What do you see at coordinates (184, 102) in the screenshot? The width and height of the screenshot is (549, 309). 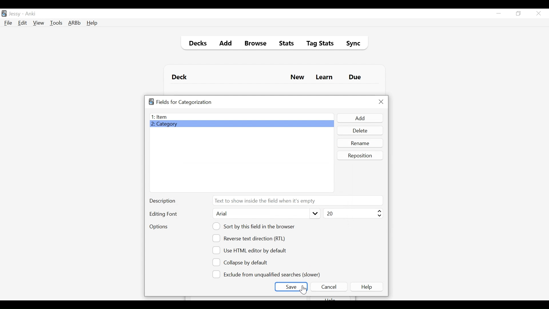 I see `Field for Categorization` at bounding box center [184, 102].